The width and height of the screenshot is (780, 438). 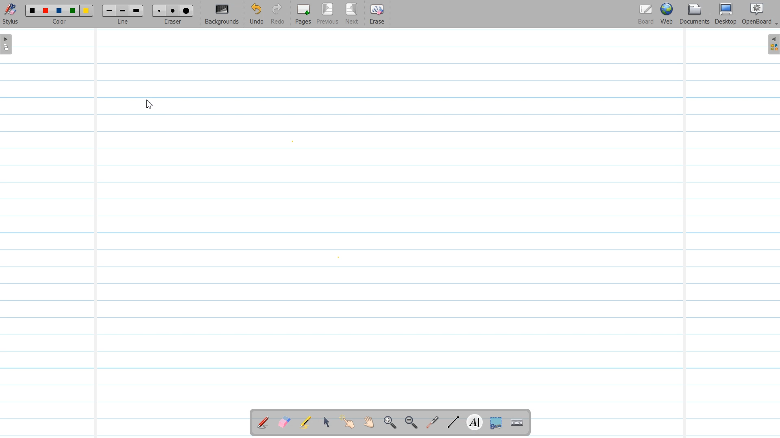 What do you see at coordinates (222, 14) in the screenshot?
I see `Background` at bounding box center [222, 14].